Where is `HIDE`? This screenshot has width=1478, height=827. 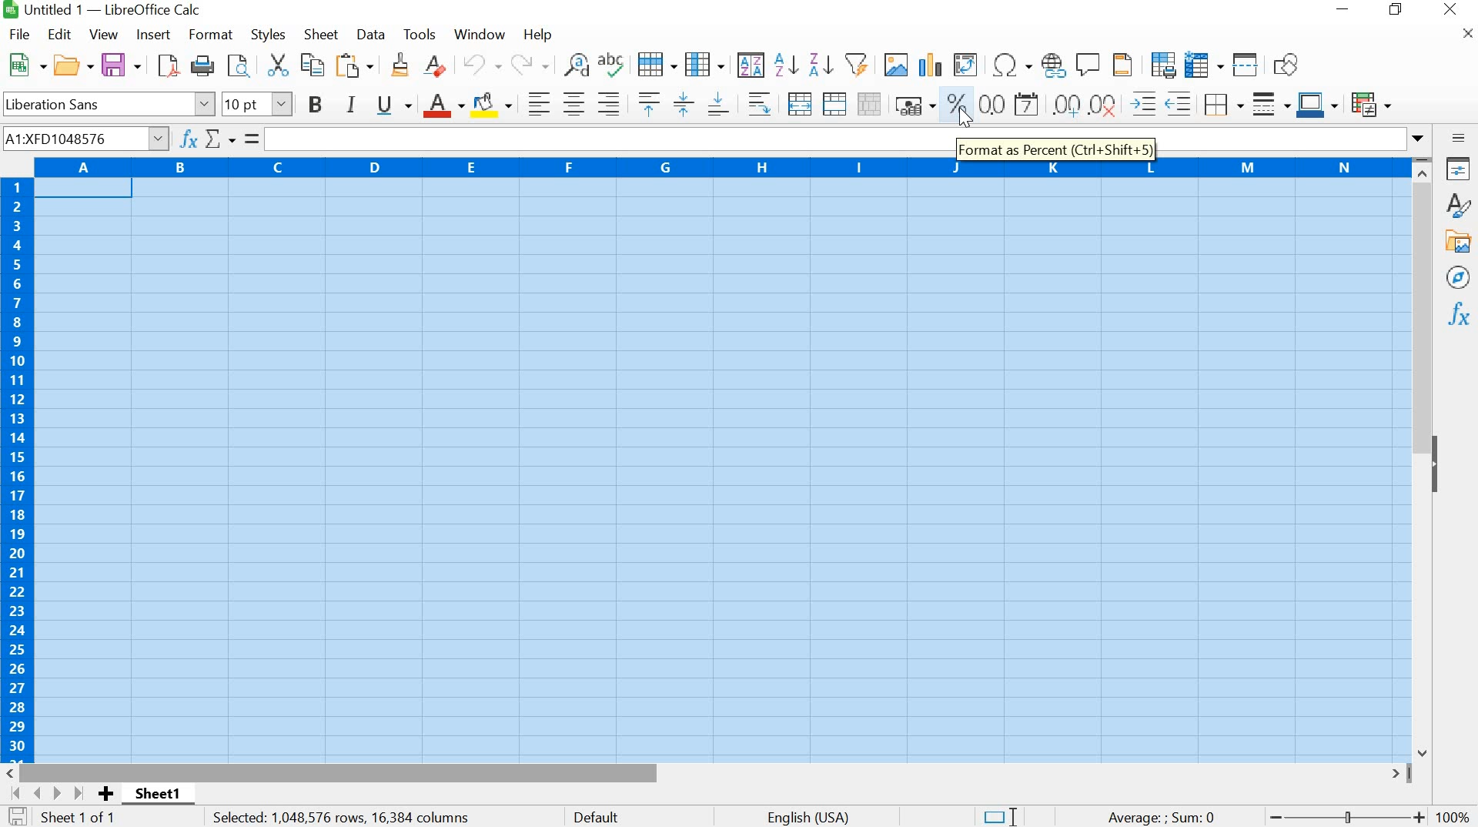 HIDE is located at coordinates (1440, 460).